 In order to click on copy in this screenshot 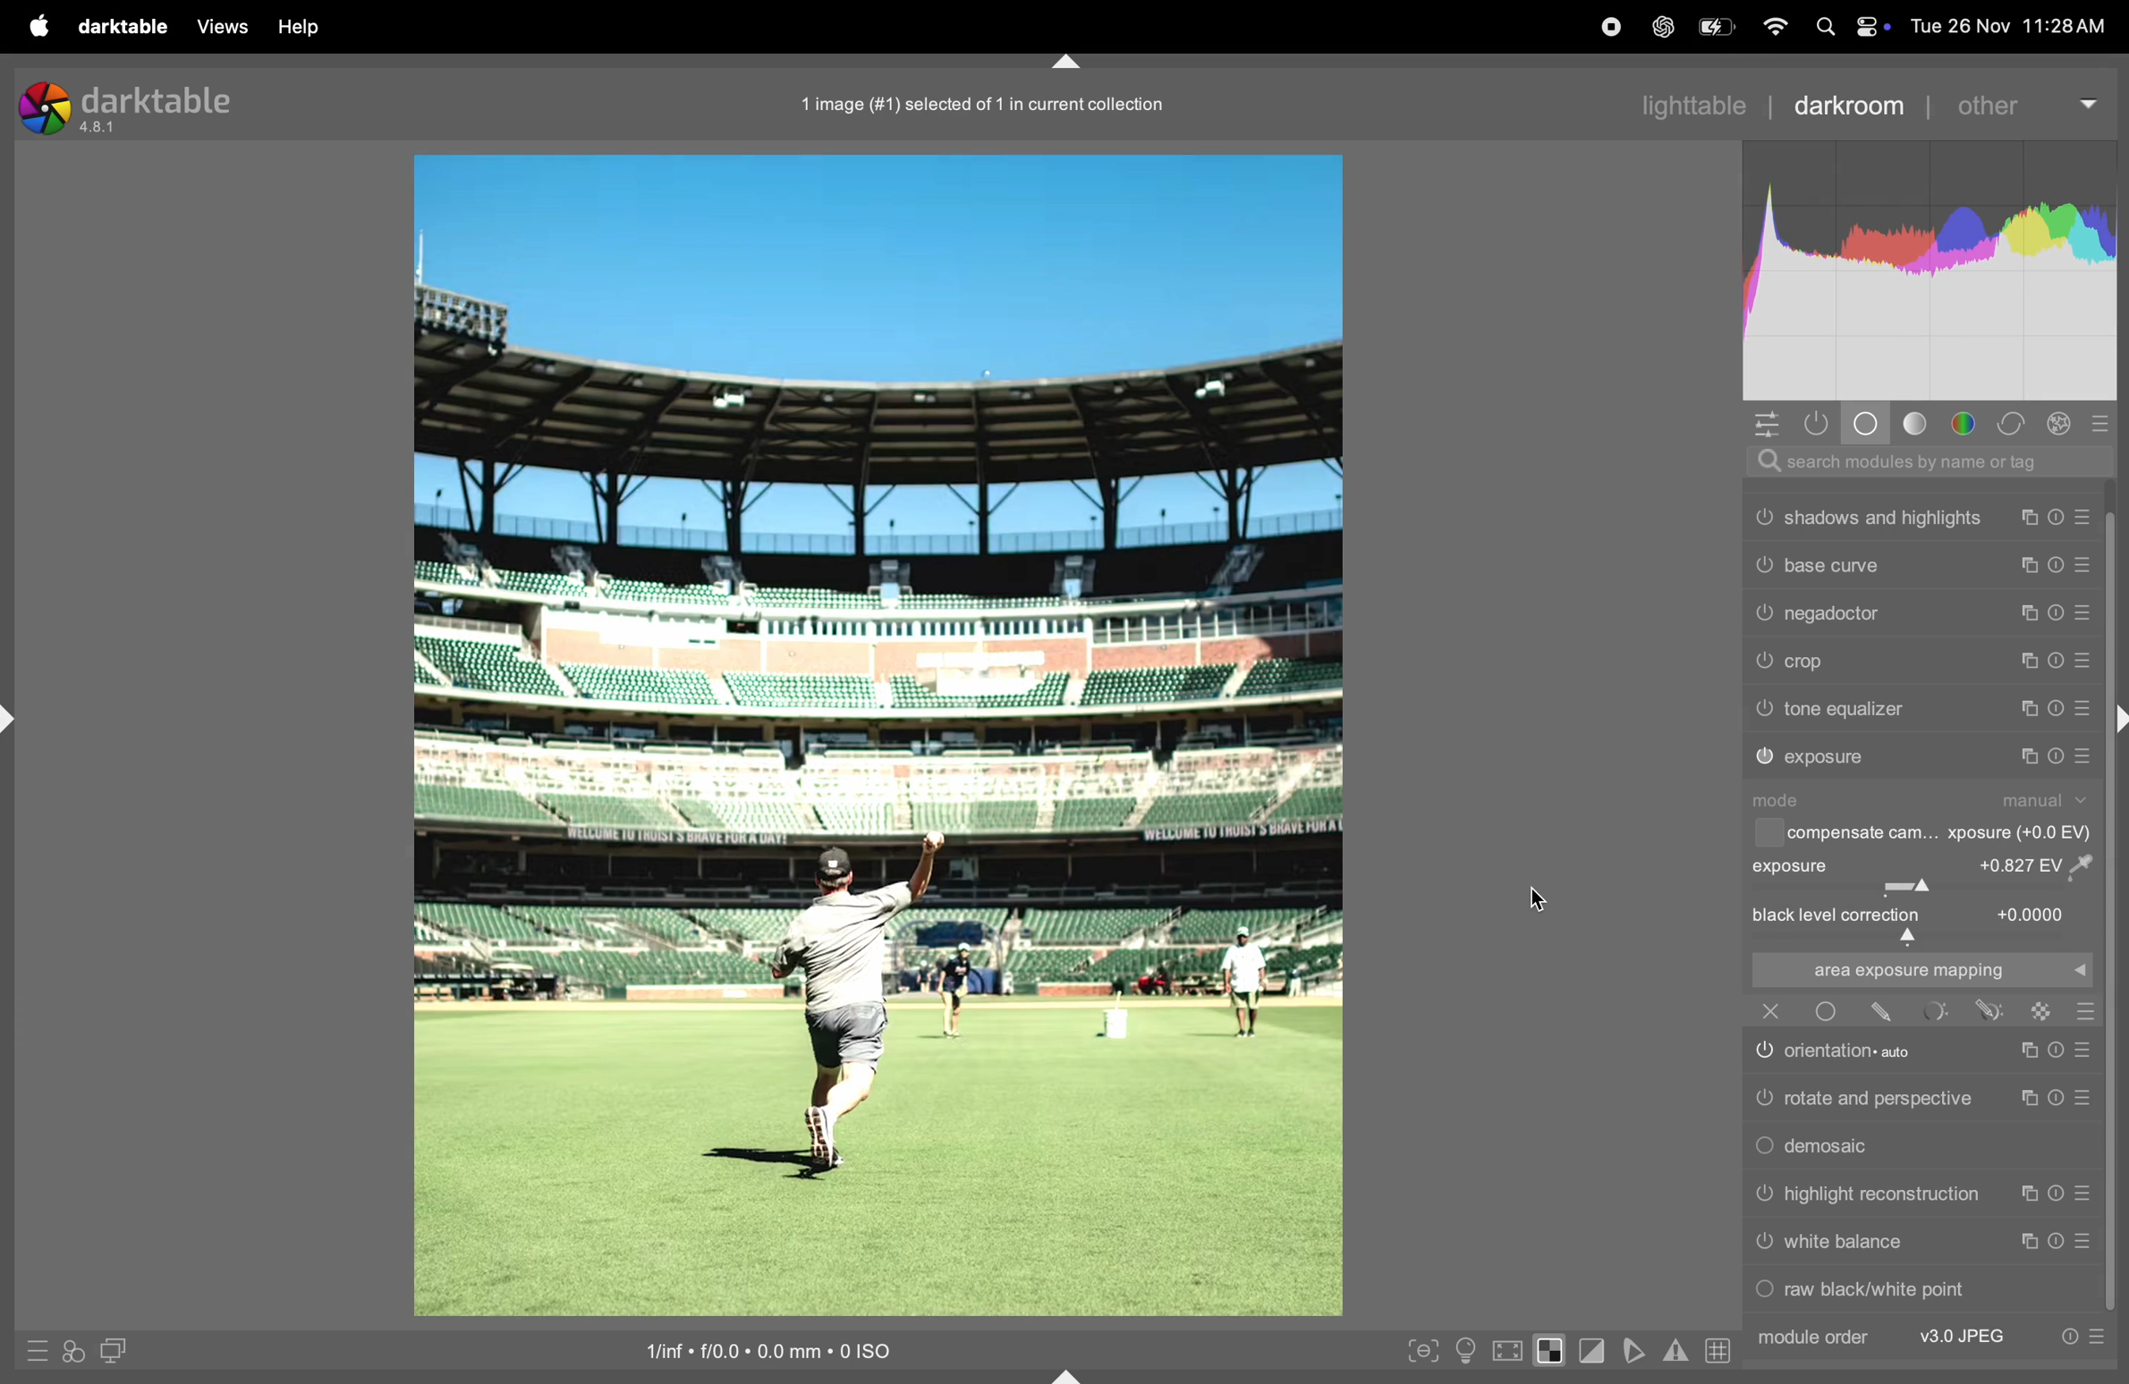, I will do `click(2030, 567)`.